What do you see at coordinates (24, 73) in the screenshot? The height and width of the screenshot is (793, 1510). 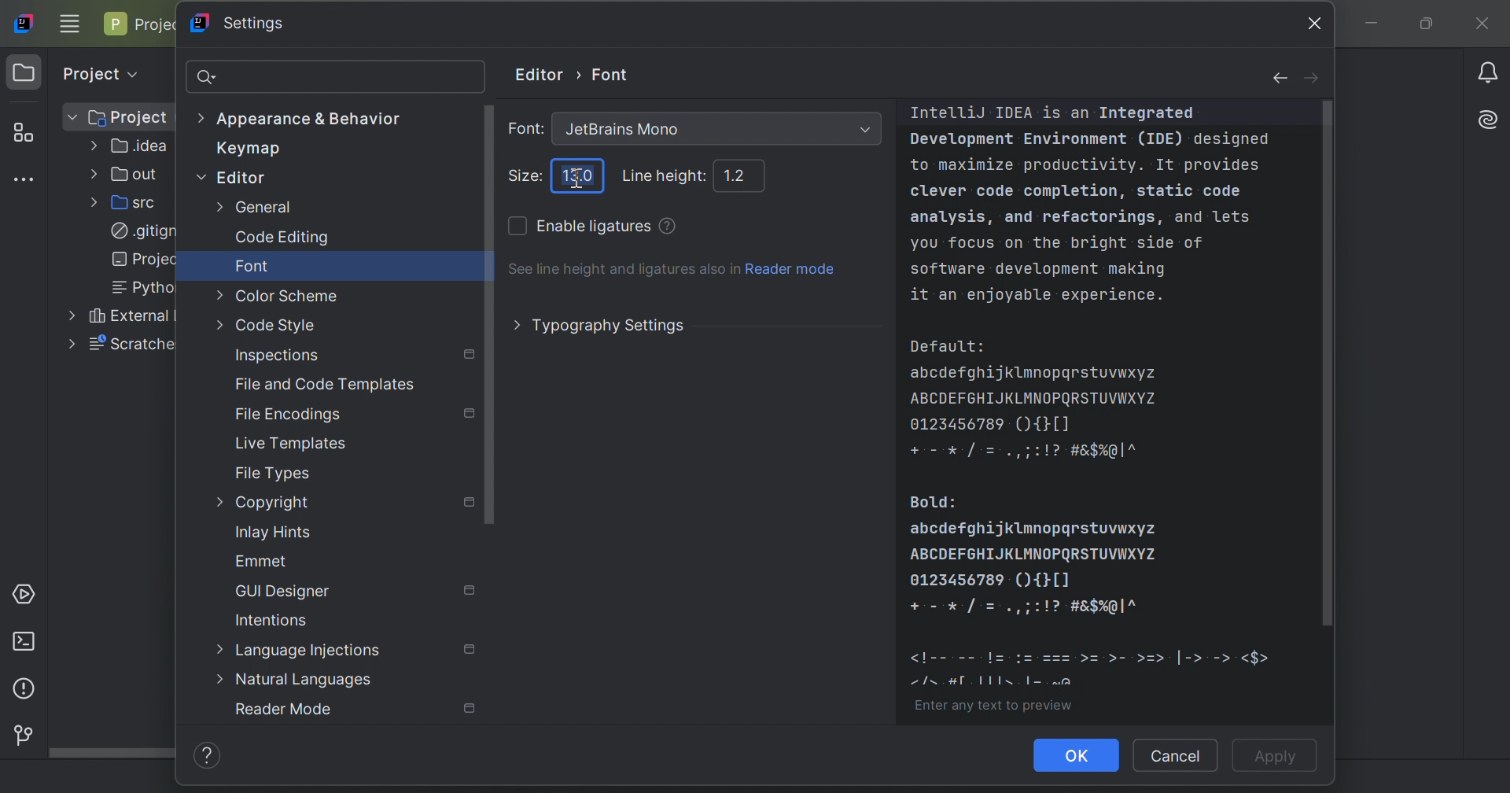 I see `Project` at bounding box center [24, 73].